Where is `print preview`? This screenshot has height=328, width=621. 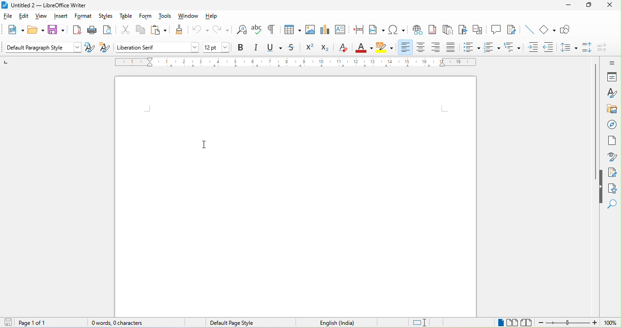
print preview is located at coordinates (108, 31).